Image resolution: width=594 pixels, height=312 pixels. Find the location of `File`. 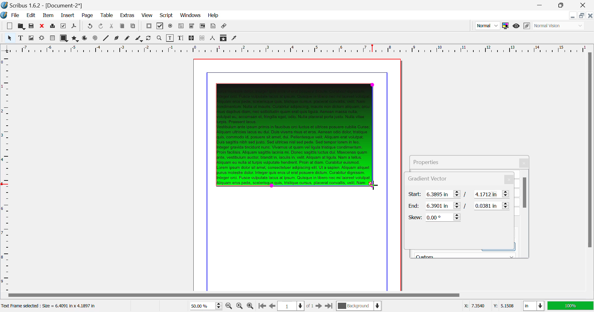

File is located at coordinates (11, 15).